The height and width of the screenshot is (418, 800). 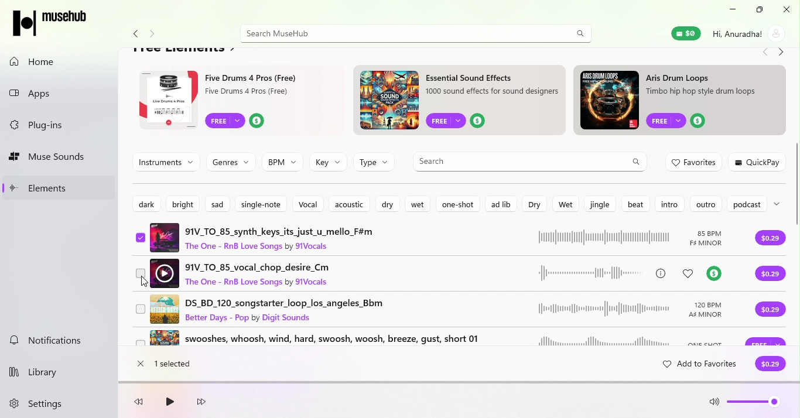 What do you see at coordinates (457, 204) in the screenshot?
I see `One shot` at bounding box center [457, 204].